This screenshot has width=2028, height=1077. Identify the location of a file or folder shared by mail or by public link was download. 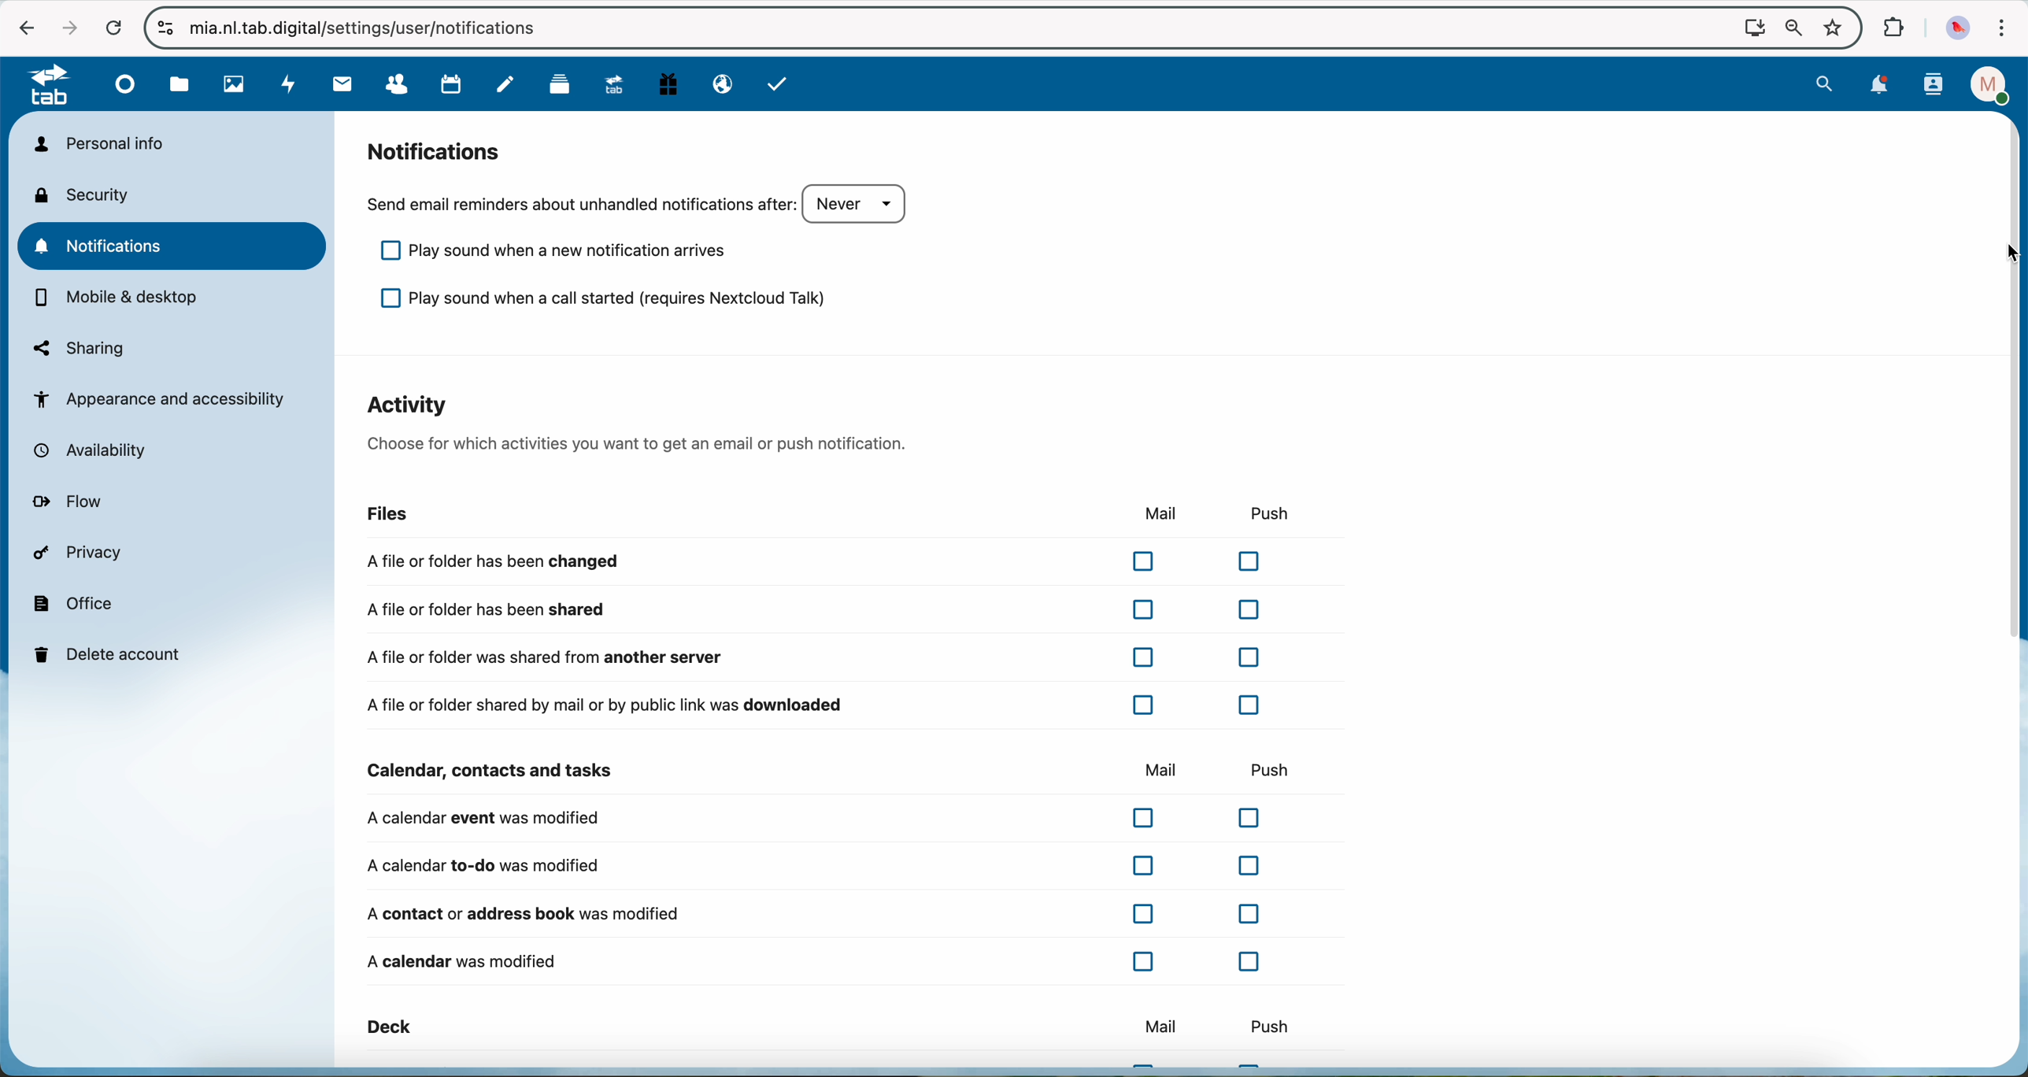
(820, 705).